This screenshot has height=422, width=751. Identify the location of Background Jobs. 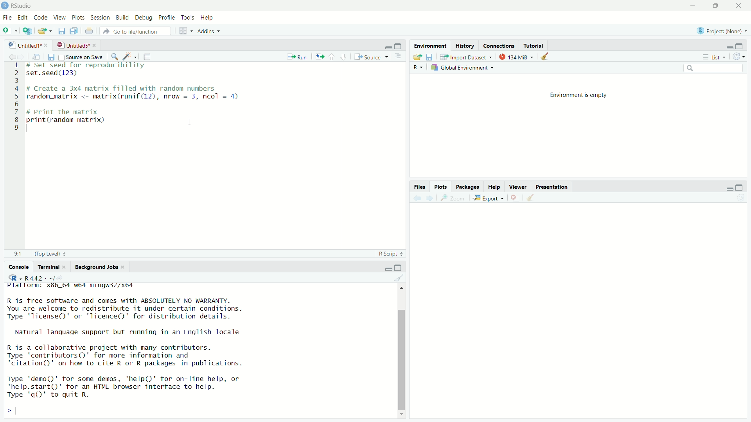
(100, 267).